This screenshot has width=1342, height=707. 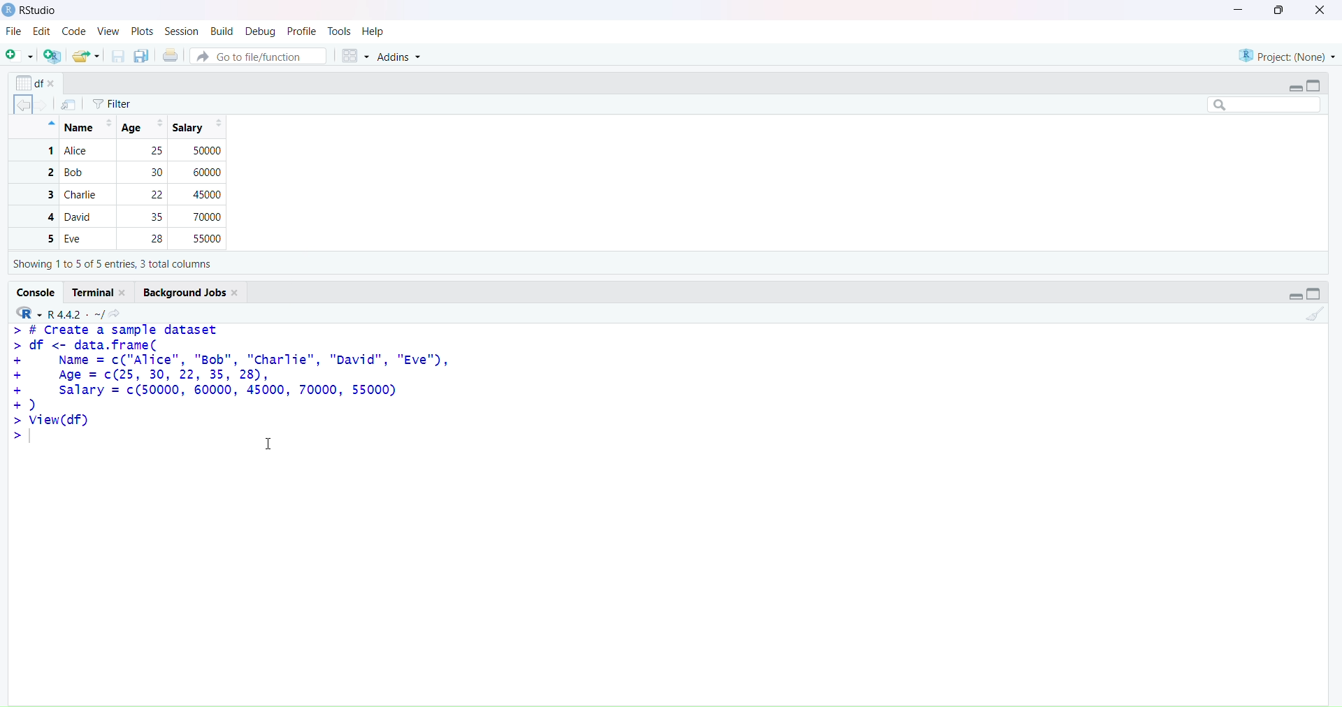 What do you see at coordinates (44, 105) in the screenshot?
I see `forward` at bounding box center [44, 105].